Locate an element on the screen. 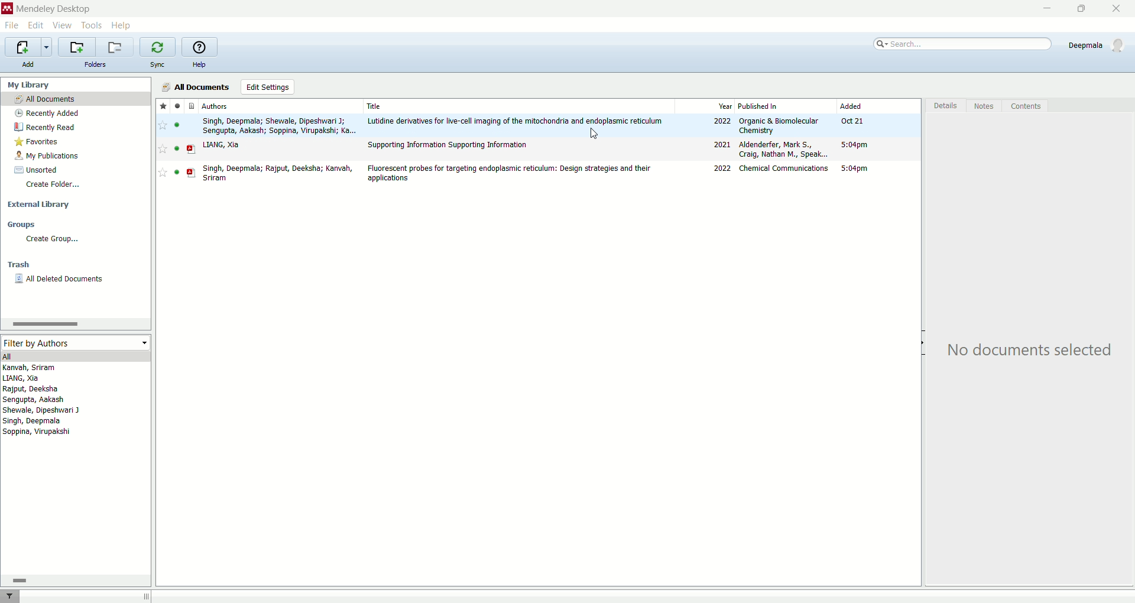 This screenshot has height=603, width=1135. title is located at coordinates (375, 106).